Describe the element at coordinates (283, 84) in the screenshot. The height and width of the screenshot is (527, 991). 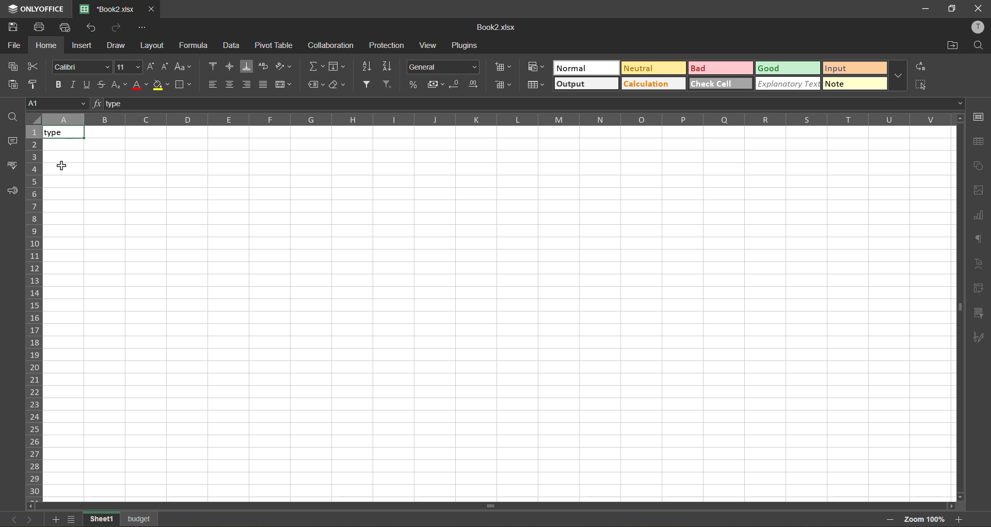
I see `merge and center` at that location.